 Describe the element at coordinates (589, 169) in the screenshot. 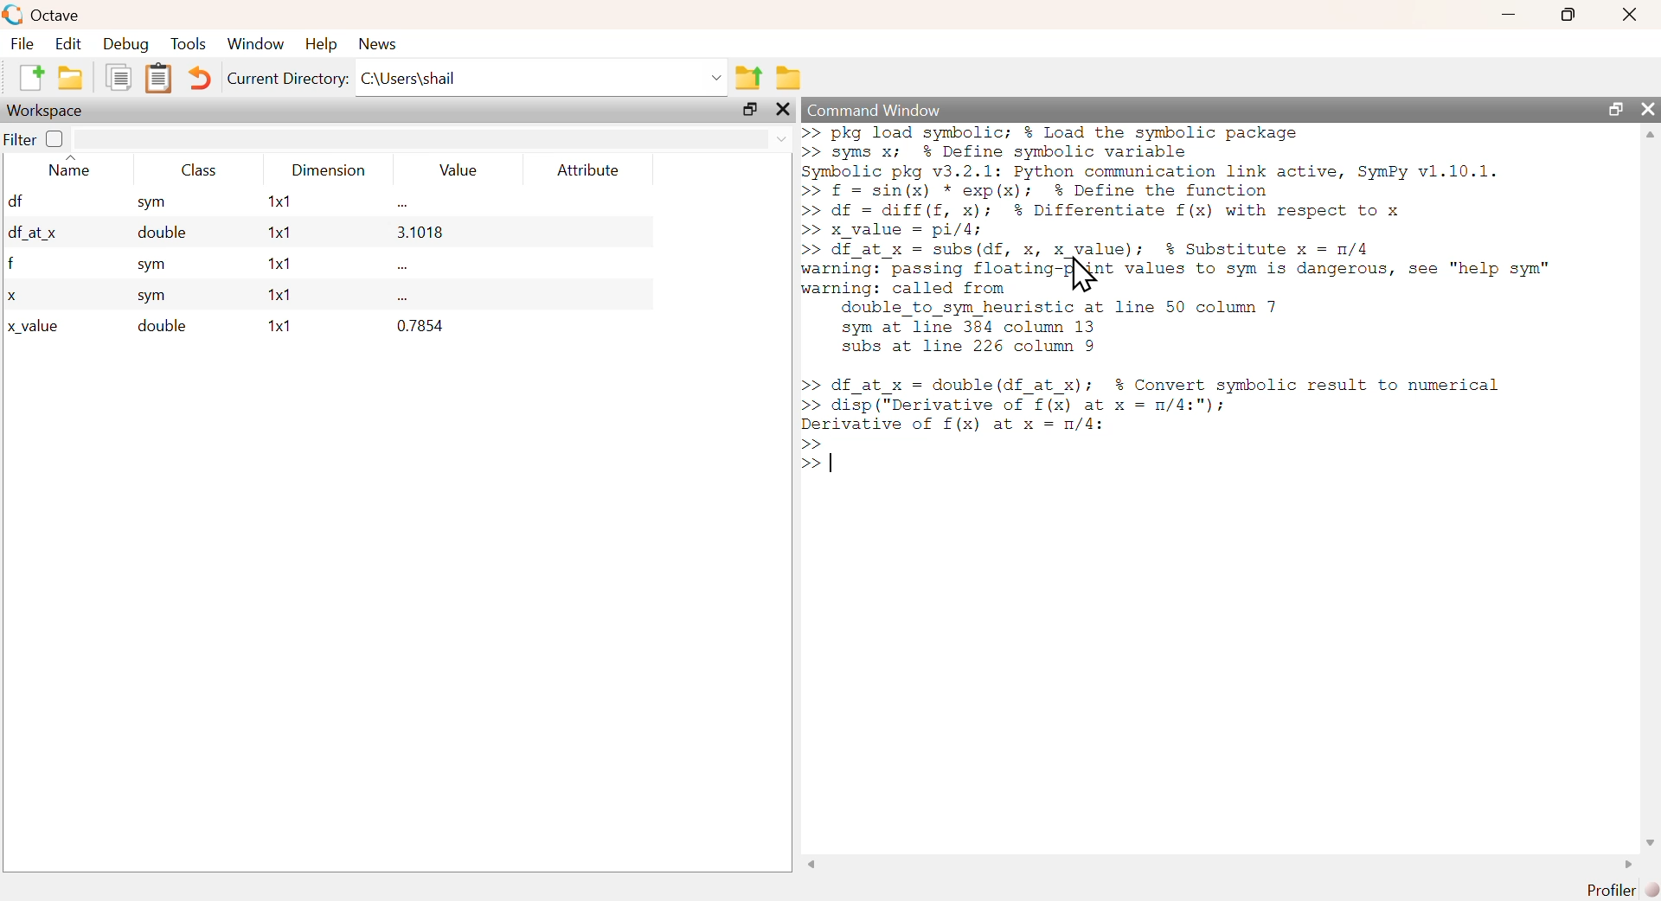

I see `Attribute` at that location.